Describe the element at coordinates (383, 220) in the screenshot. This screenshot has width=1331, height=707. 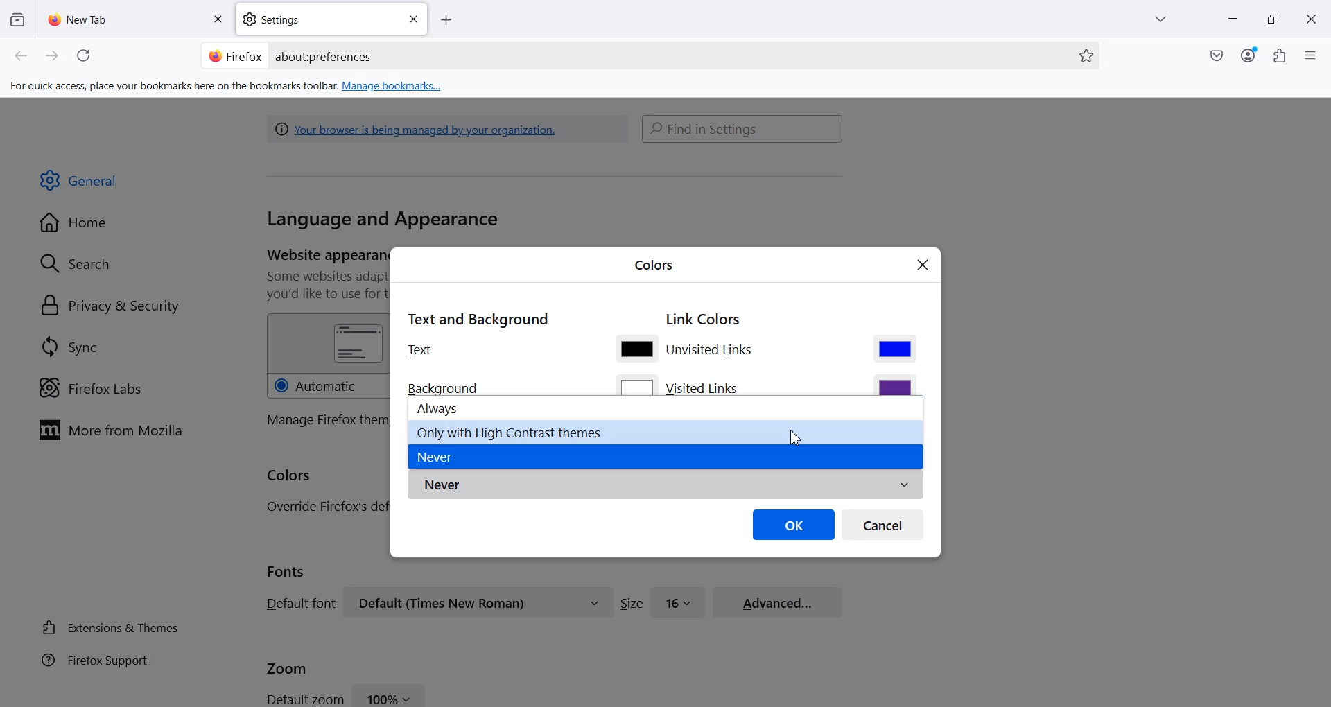
I see `Language and Appearance` at that location.